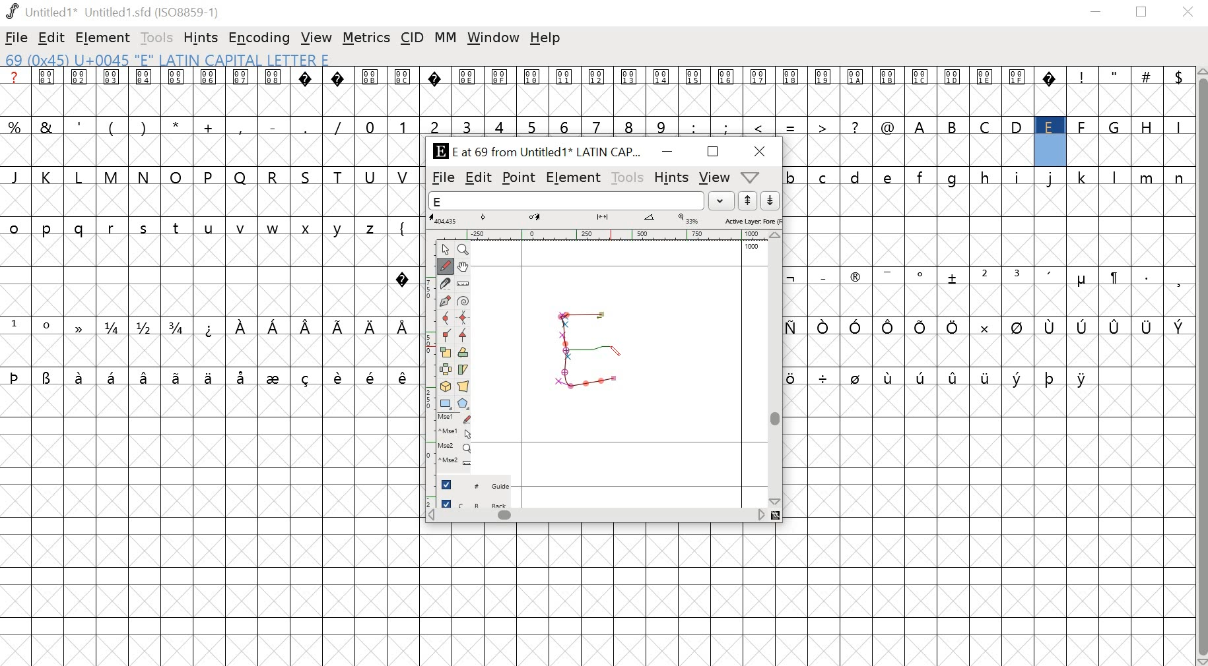  What do you see at coordinates (412, 39) in the screenshot?
I see `CID` at bounding box center [412, 39].